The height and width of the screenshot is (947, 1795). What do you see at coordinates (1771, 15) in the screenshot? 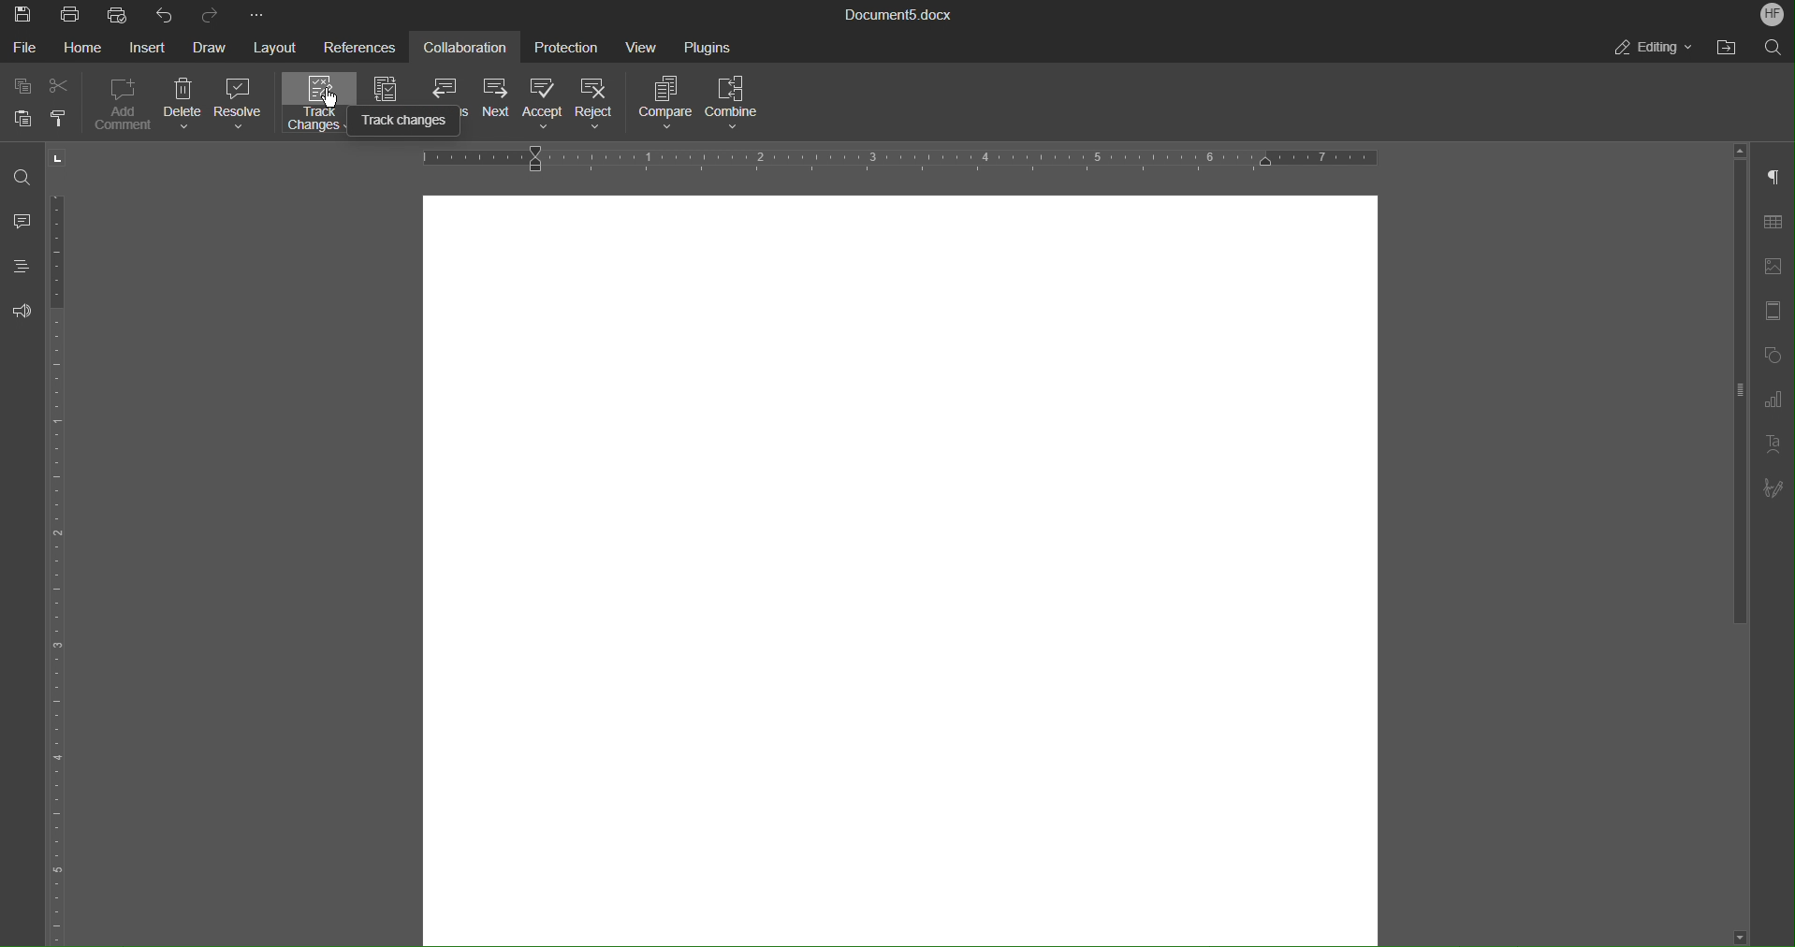
I see `Account` at bounding box center [1771, 15].